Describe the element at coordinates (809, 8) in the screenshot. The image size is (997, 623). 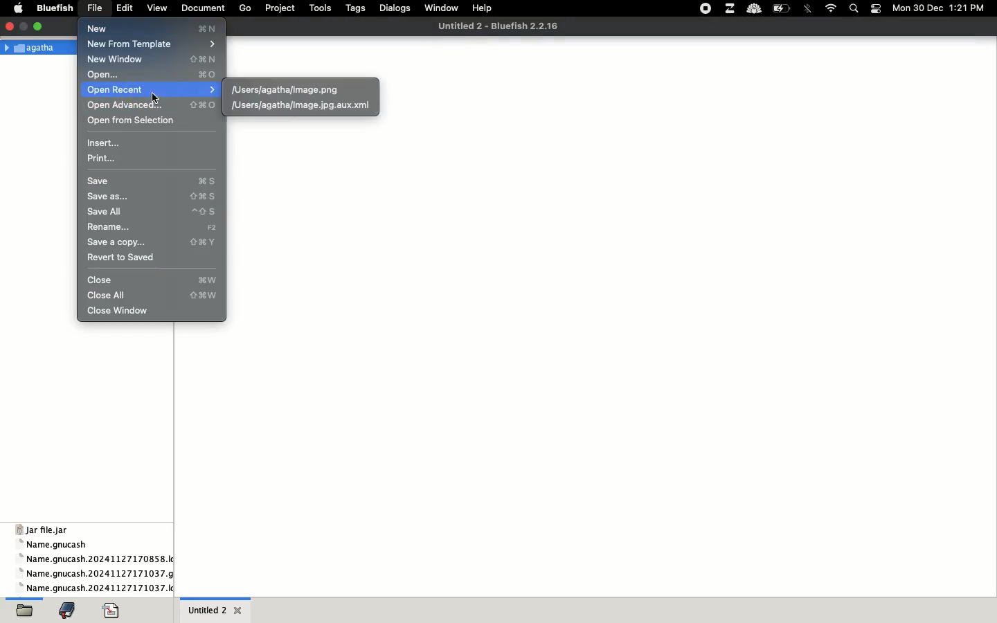
I see `bluetooth` at that location.